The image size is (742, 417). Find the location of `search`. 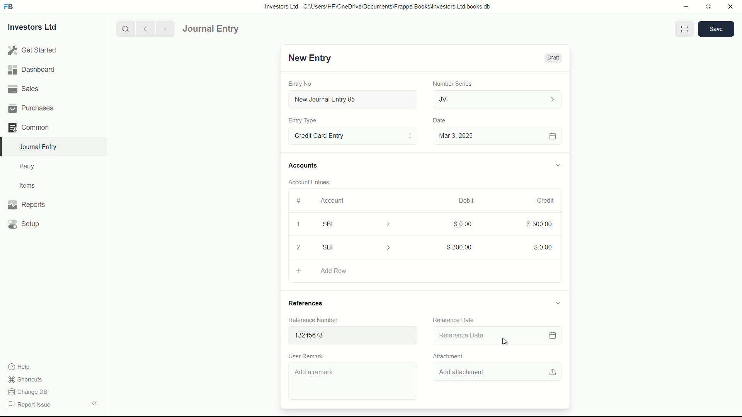

search is located at coordinates (125, 28).